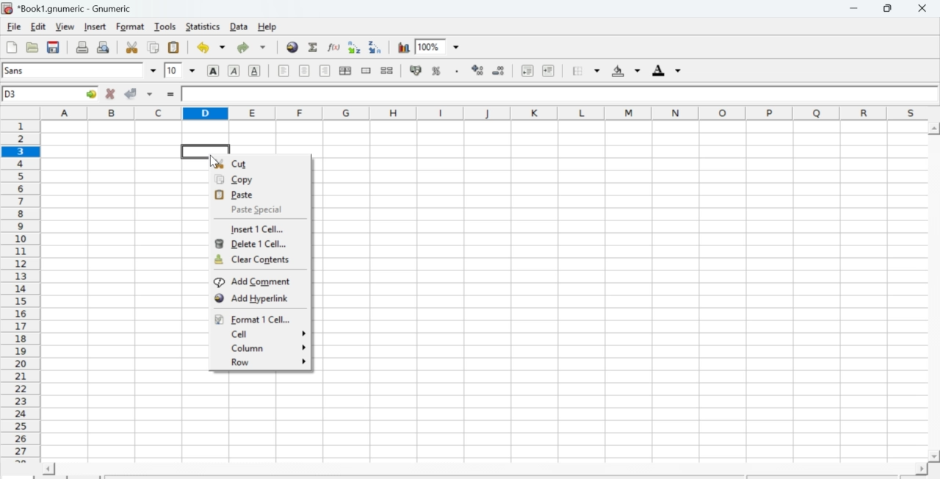 This screenshot has height=479, width=940. Describe the element at coordinates (47, 469) in the screenshot. I see `scroll left` at that location.